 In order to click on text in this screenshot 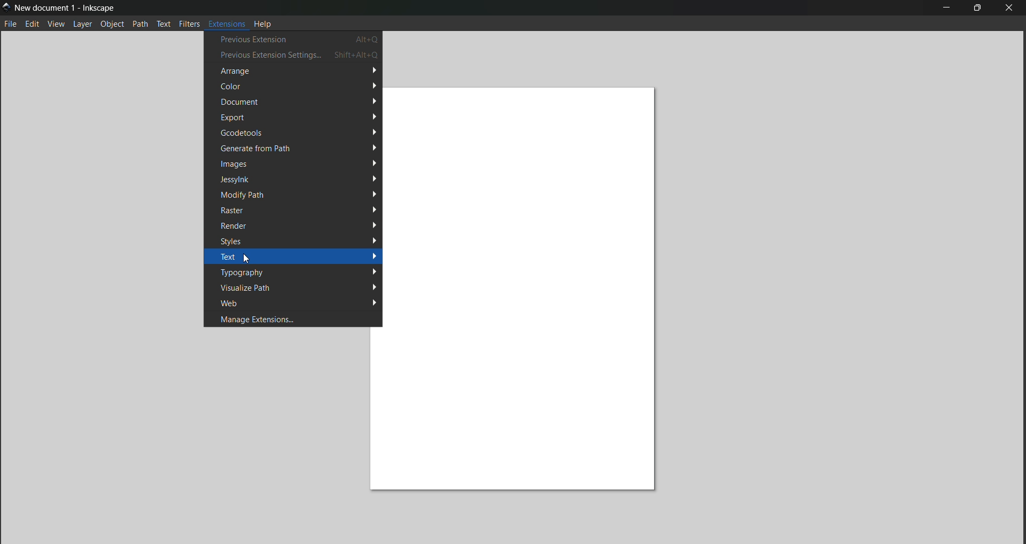, I will do `click(164, 24)`.